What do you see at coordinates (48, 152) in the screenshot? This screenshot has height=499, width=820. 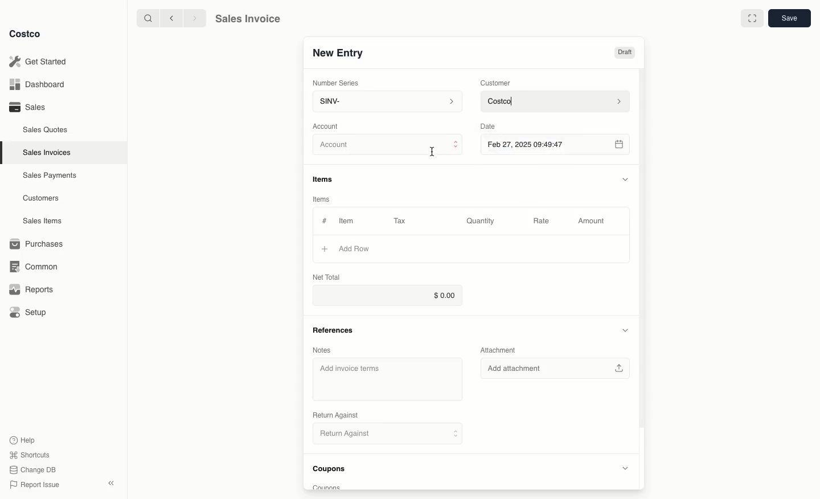 I see `Sales Invoices` at bounding box center [48, 152].